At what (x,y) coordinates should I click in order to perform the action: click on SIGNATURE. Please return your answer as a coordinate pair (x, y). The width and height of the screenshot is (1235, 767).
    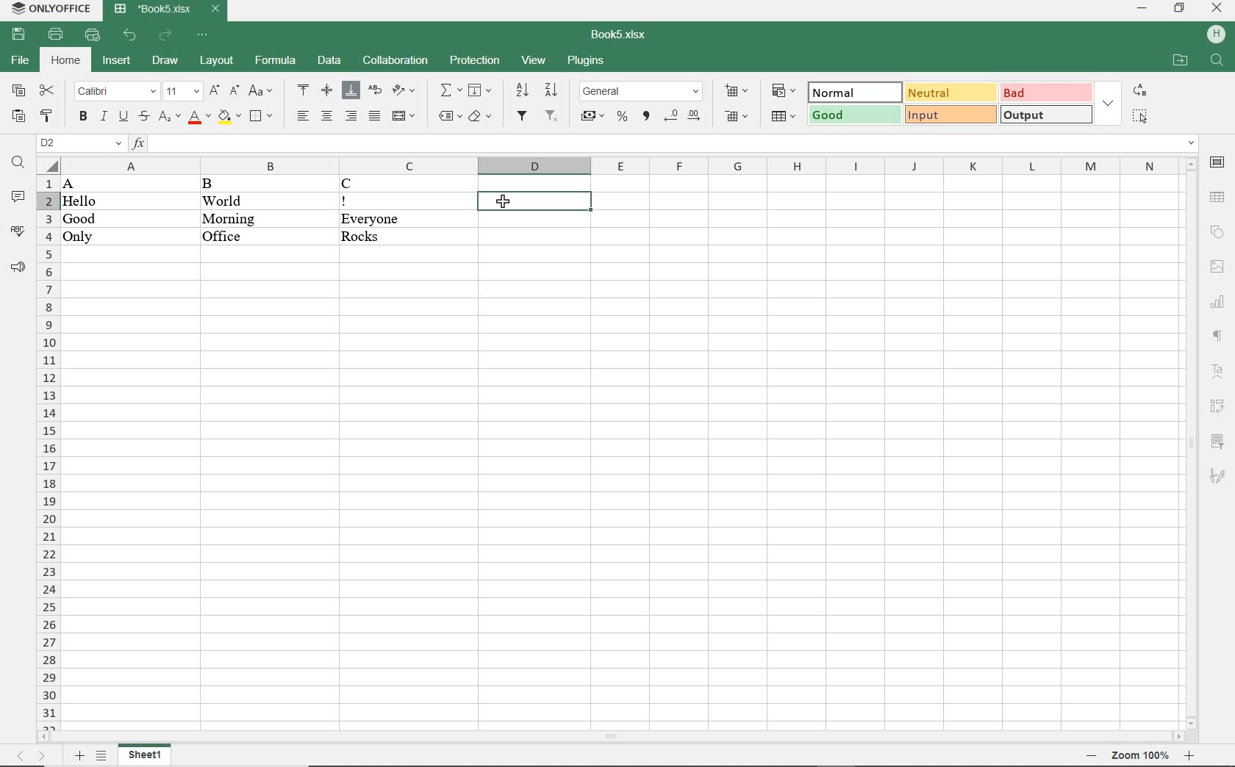
    Looking at the image, I should click on (1220, 478).